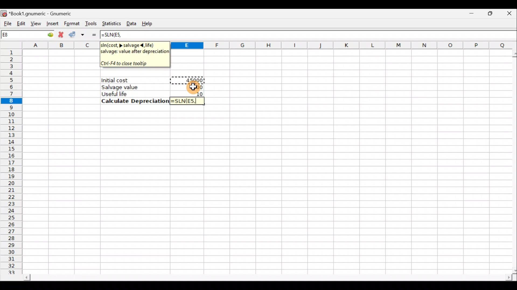  Describe the element at coordinates (187, 101) in the screenshot. I see `=SLN(E5,` at that location.